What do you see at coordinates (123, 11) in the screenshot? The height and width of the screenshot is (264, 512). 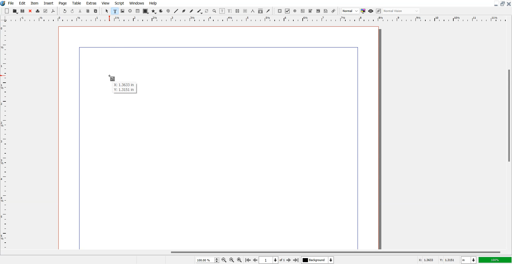 I see `Image Frame` at bounding box center [123, 11].